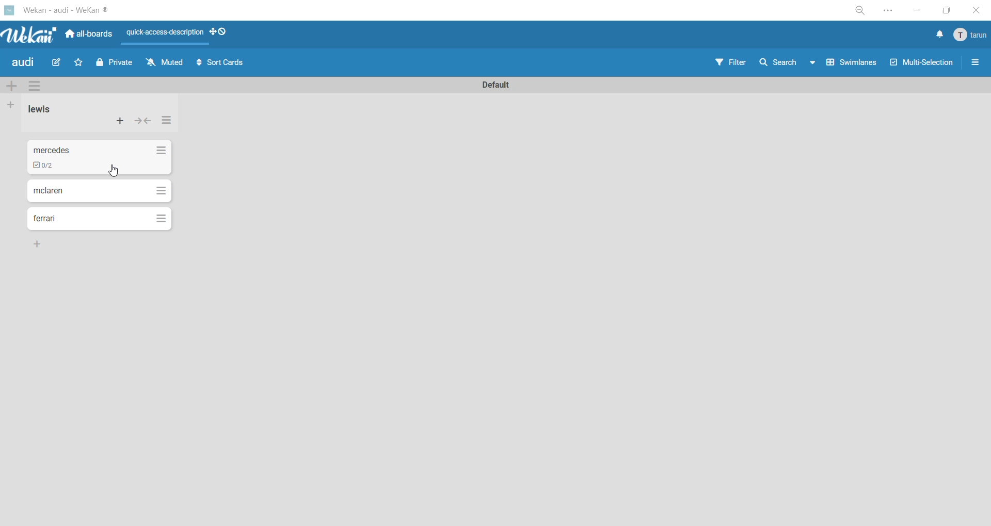 The image size is (991, 526). Describe the element at coordinates (935, 37) in the screenshot. I see `notifications` at that location.